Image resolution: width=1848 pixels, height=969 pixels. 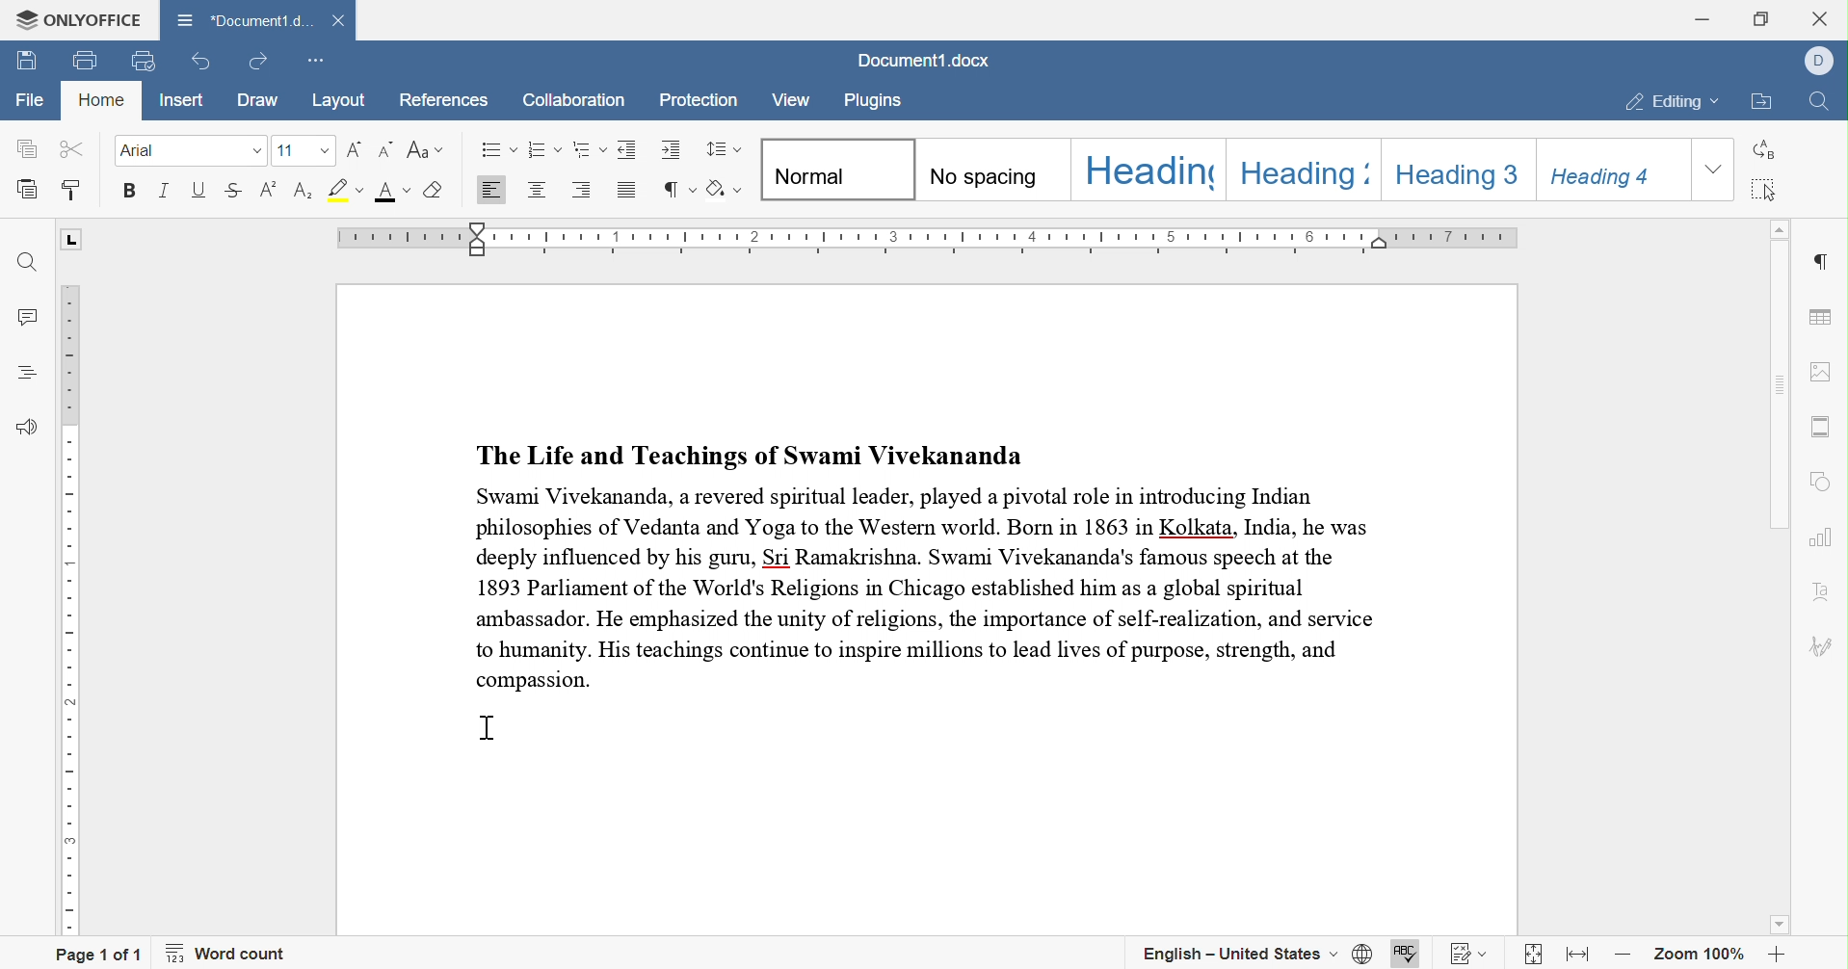 I want to click on scroll up, so click(x=1782, y=226).